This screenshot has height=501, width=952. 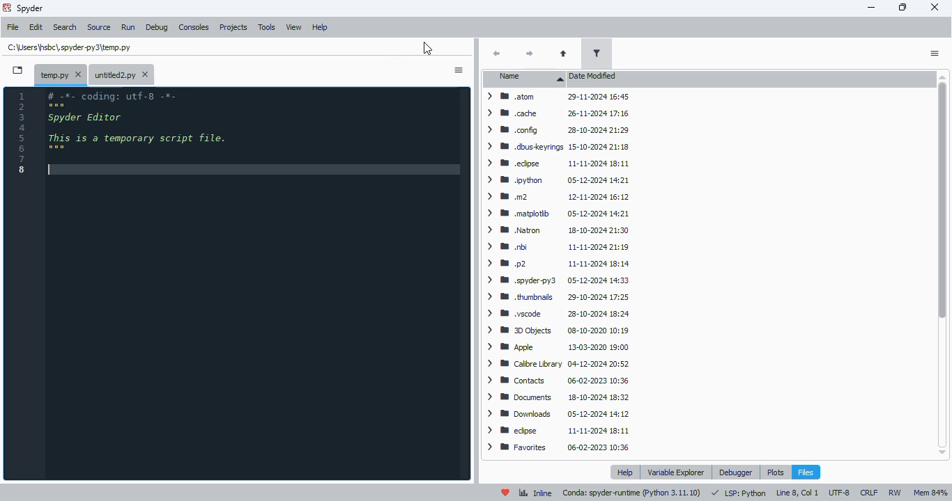 What do you see at coordinates (294, 28) in the screenshot?
I see `view` at bounding box center [294, 28].